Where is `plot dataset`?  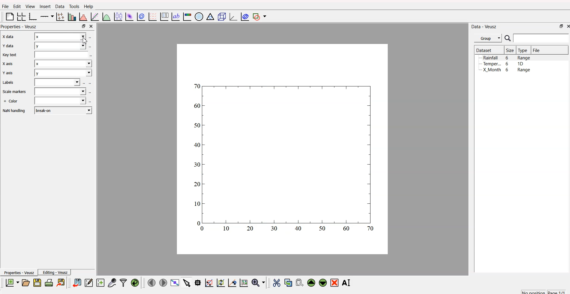
plot dataset is located at coordinates (129, 16).